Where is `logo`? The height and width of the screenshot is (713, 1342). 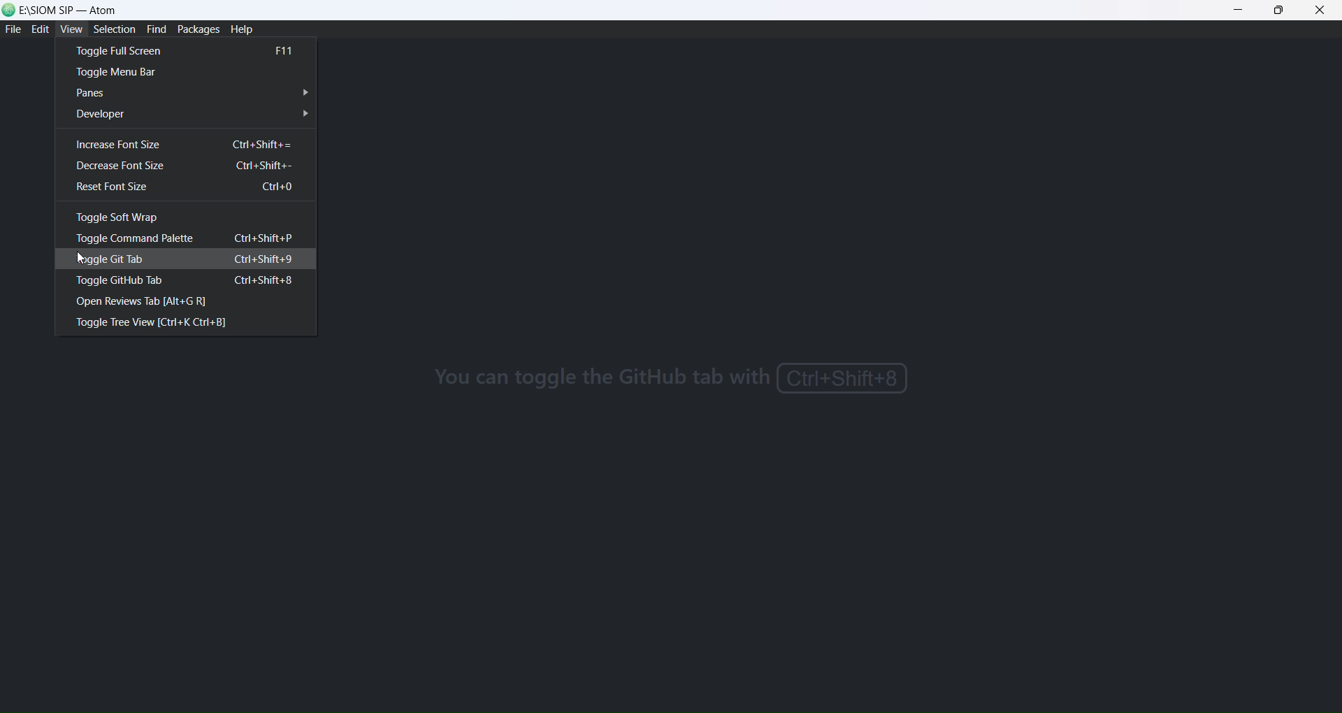 logo is located at coordinates (10, 10).